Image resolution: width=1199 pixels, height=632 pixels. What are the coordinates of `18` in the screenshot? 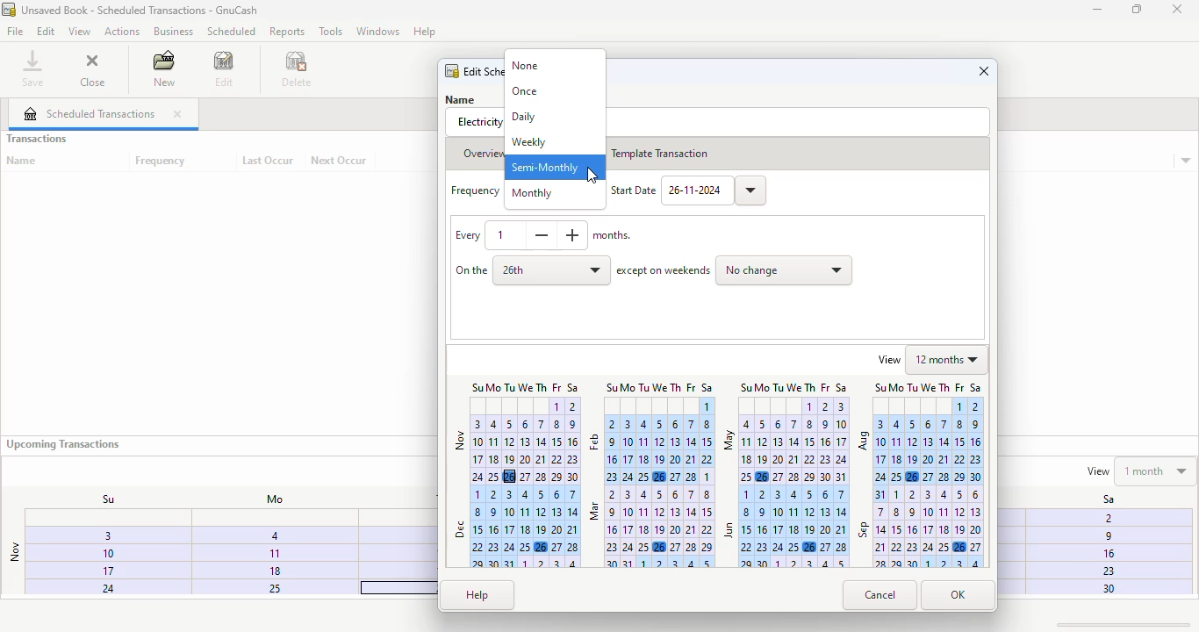 It's located at (275, 570).